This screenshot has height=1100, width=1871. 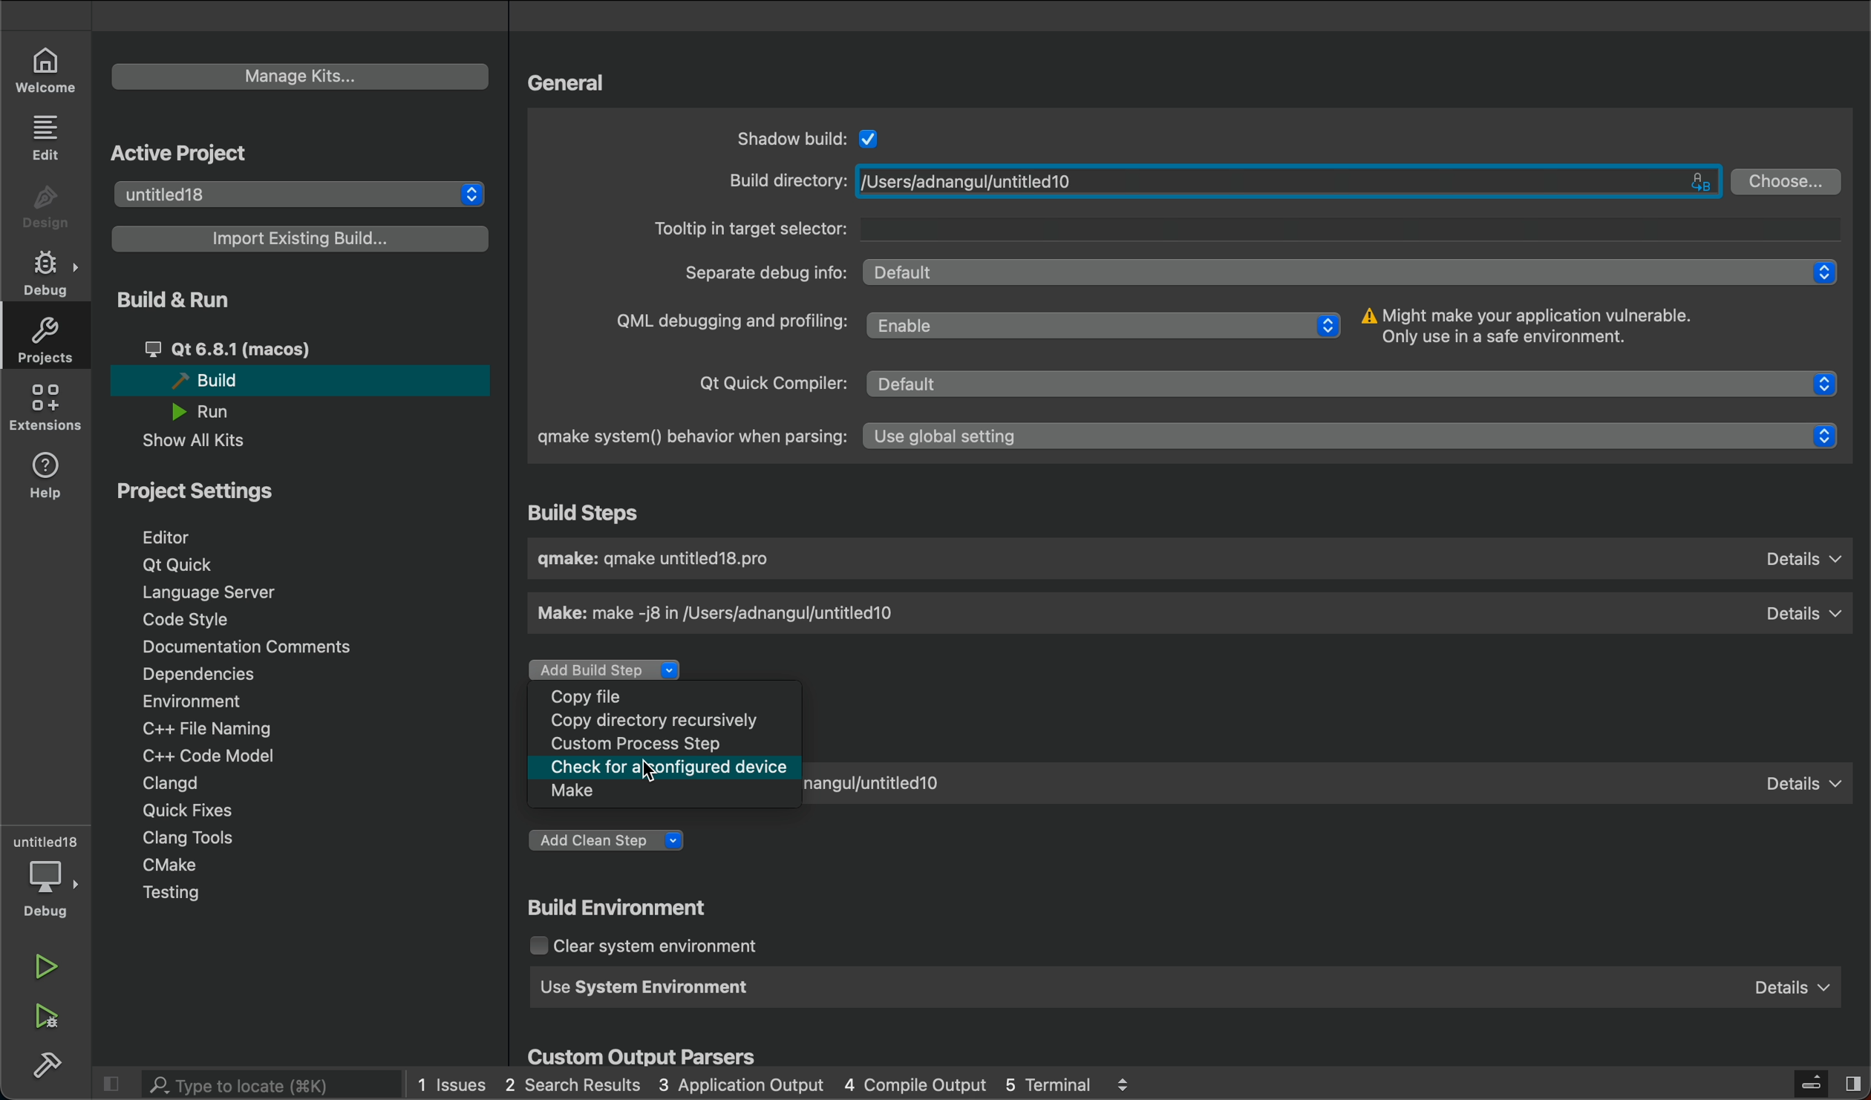 I want to click on Make, so click(x=574, y=791).